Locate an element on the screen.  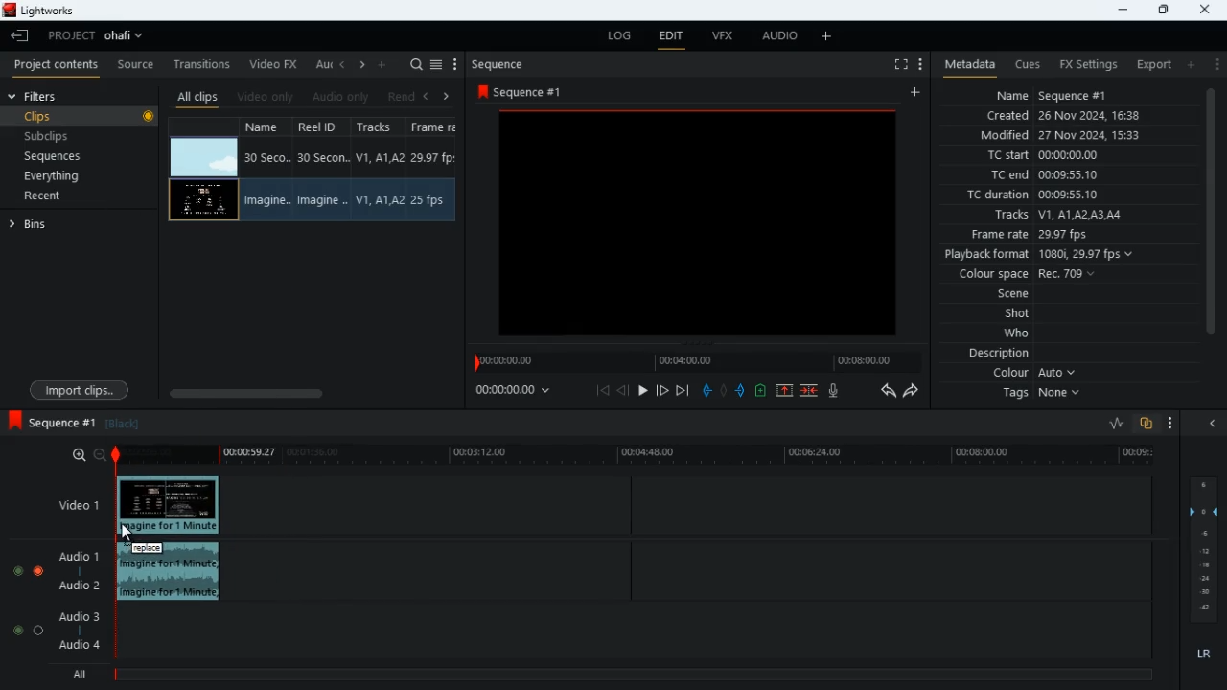
menu is located at coordinates (438, 62).